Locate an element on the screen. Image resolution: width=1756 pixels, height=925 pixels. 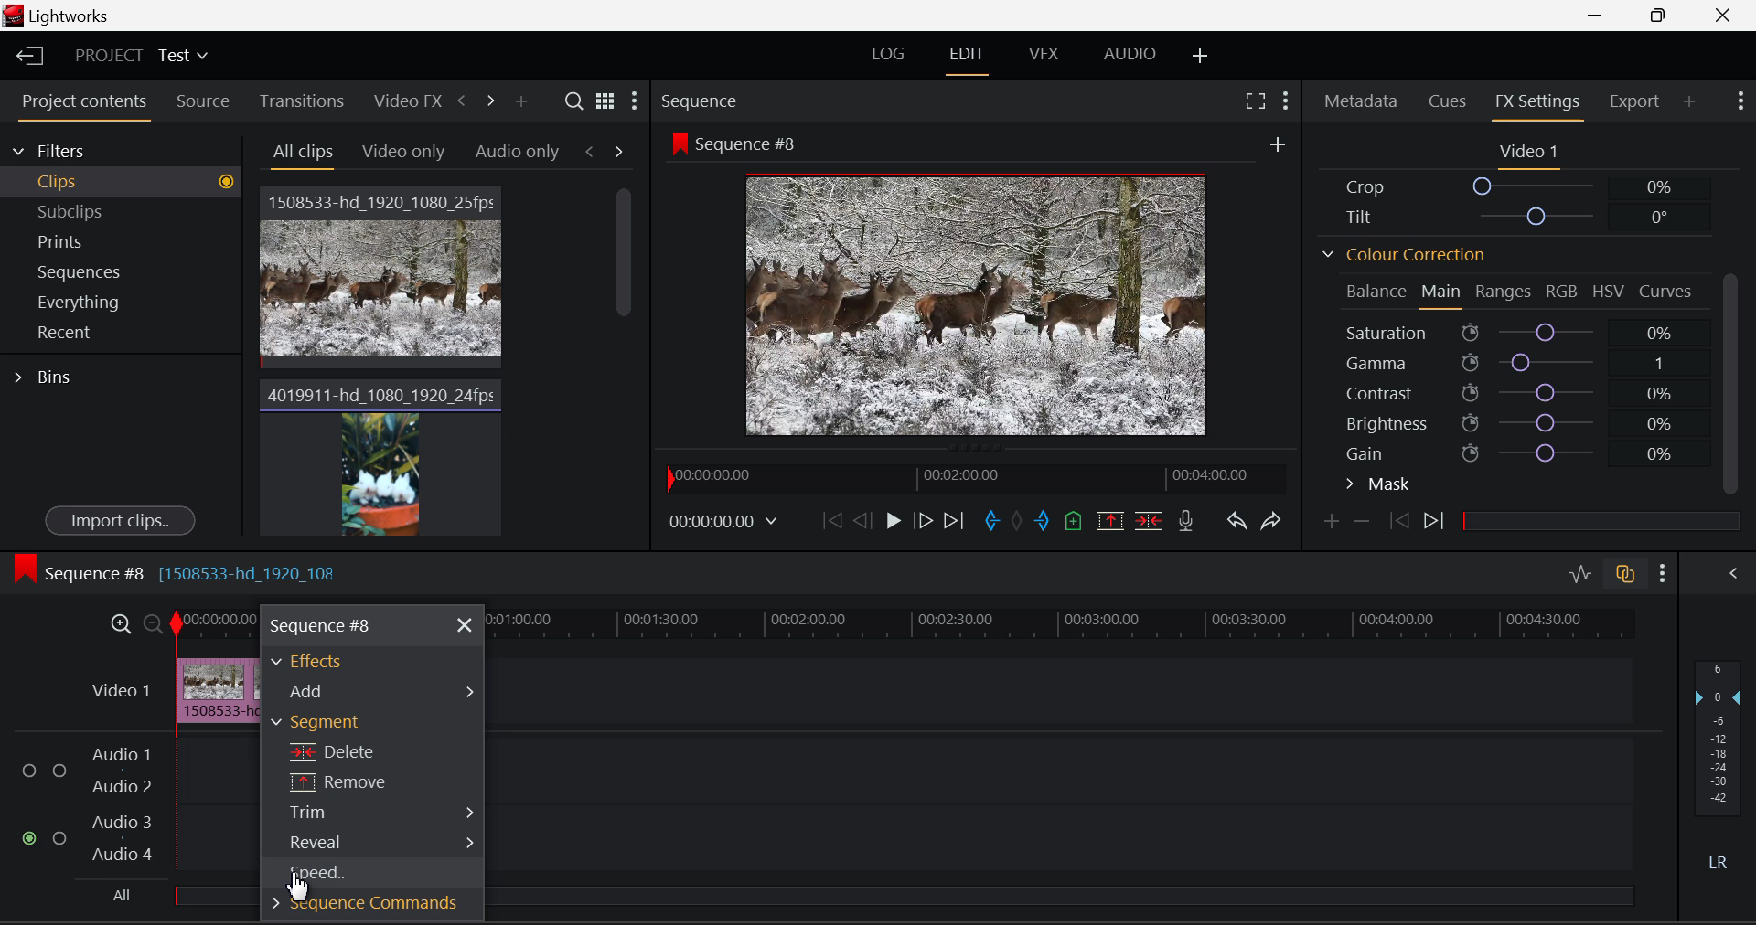
Curves is located at coordinates (1668, 291).